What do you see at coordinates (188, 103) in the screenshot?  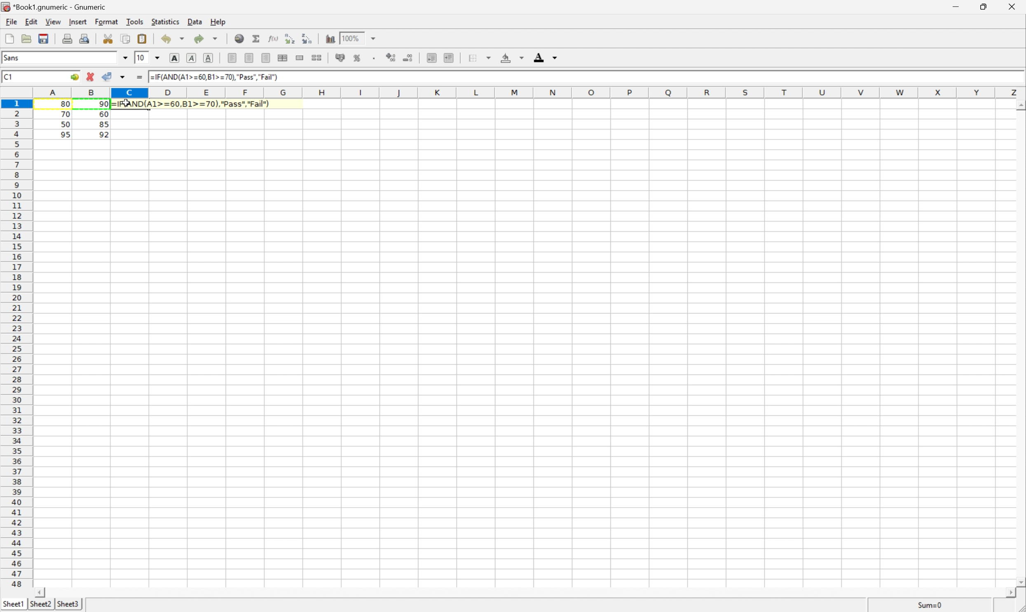 I see `=IF(AND(A1>=60,B1>=70),"Pass","Fail")` at bounding box center [188, 103].